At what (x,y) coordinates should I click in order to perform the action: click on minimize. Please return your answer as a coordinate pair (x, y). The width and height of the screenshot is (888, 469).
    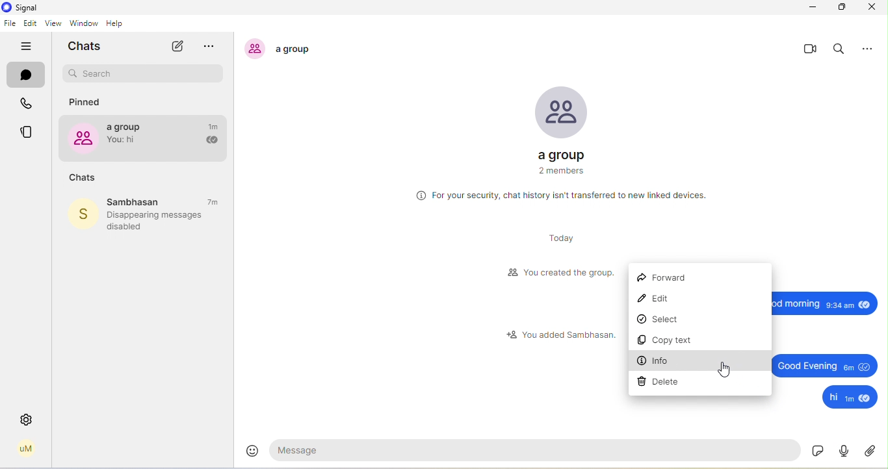
    Looking at the image, I should click on (810, 8).